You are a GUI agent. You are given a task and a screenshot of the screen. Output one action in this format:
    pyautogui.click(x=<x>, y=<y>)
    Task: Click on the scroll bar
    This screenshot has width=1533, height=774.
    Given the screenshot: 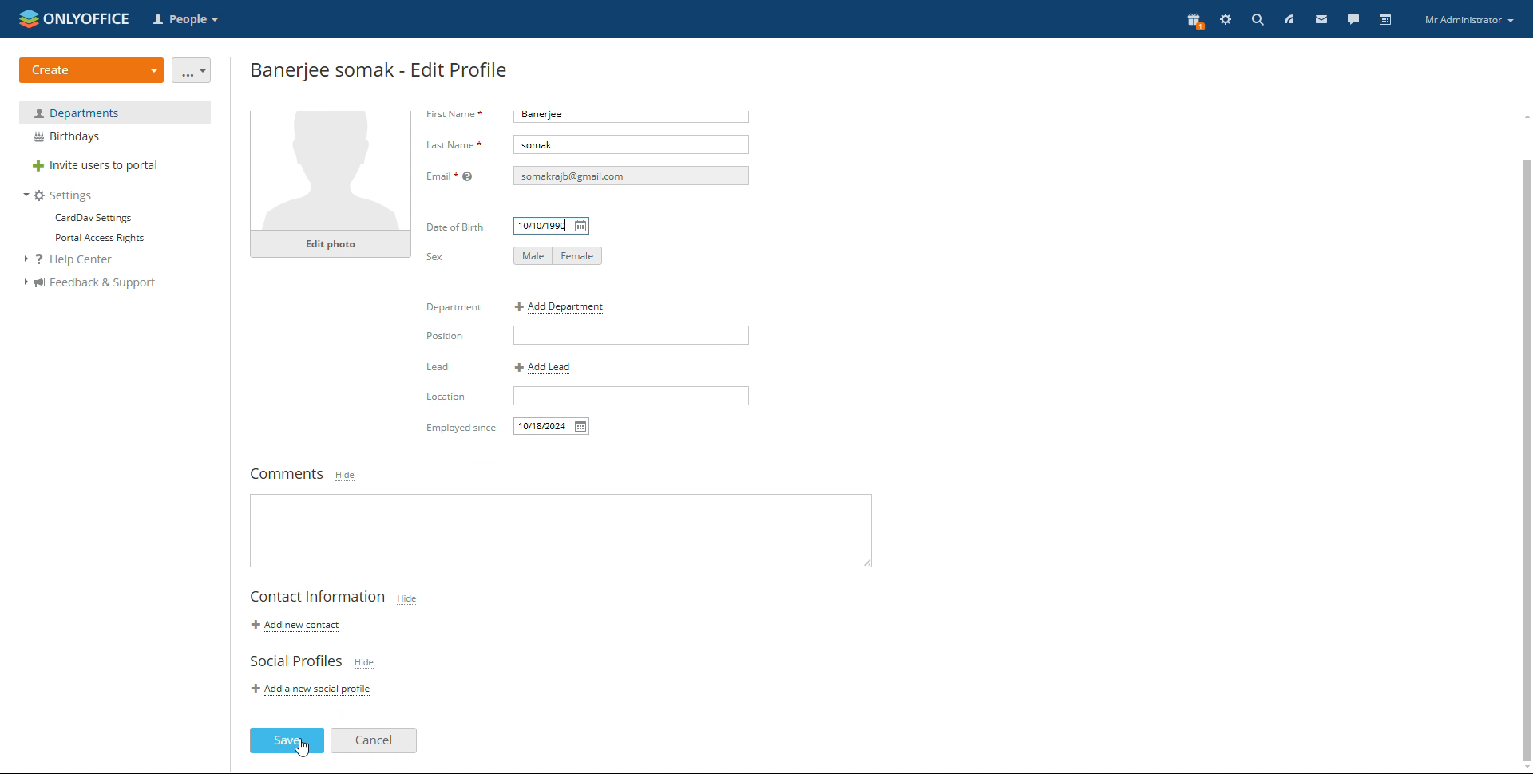 What is the action you would take?
    pyautogui.click(x=1523, y=444)
    